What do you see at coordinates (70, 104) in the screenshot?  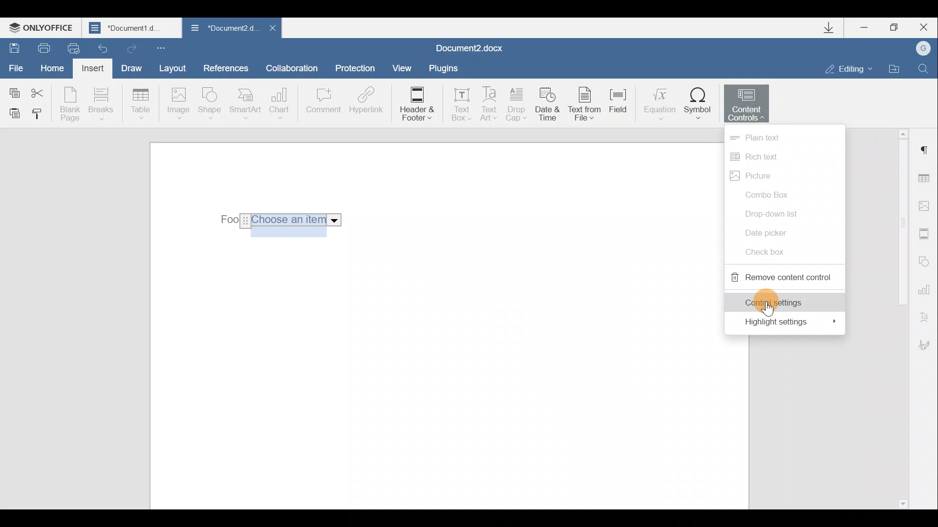 I see `Blank page` at bounding box center [70, 104].